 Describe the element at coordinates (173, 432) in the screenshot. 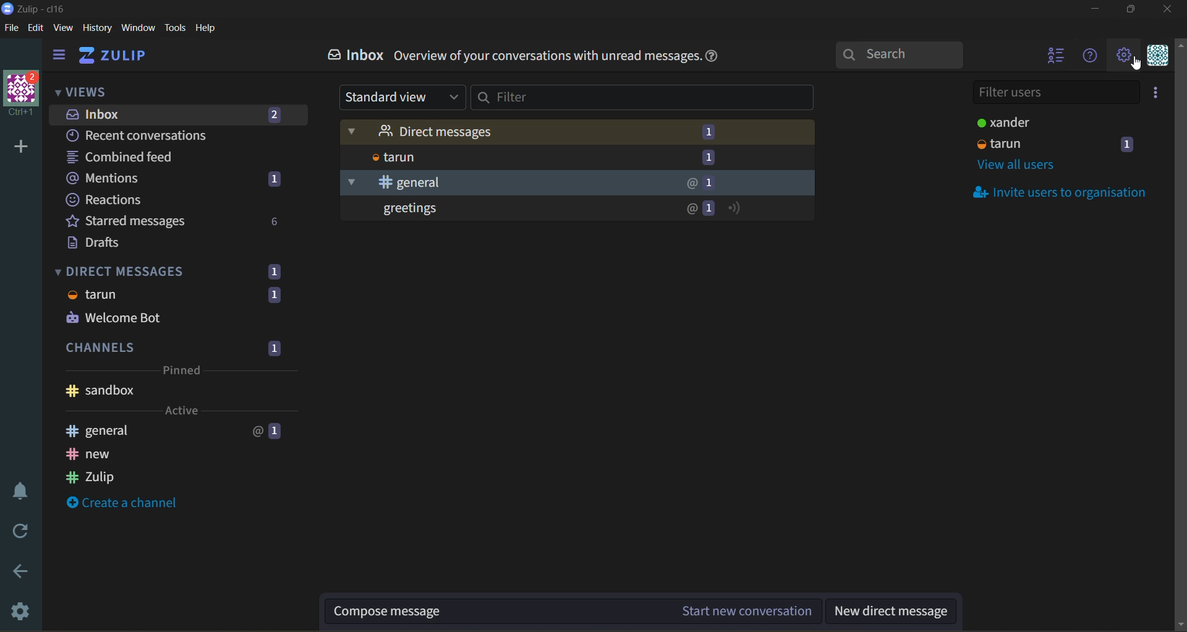

I see `general` at that location.